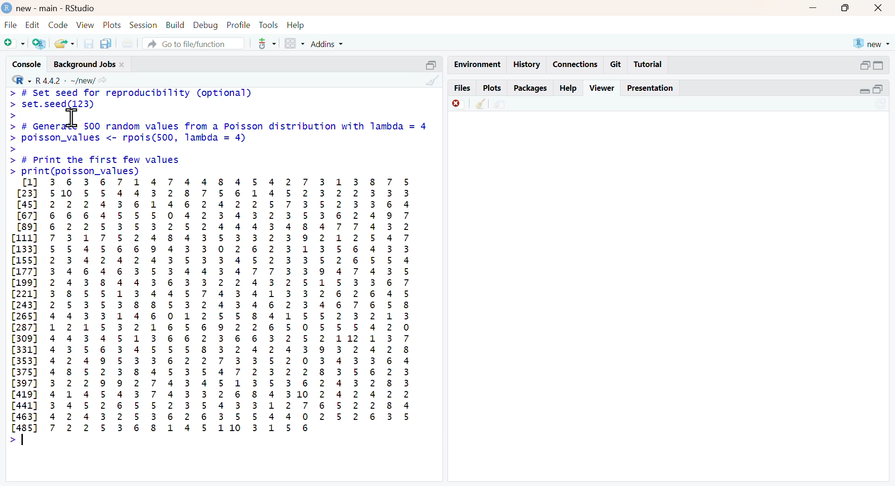 This screenshot has width=895, height=486. I want to click on discard, so click(460, 104).